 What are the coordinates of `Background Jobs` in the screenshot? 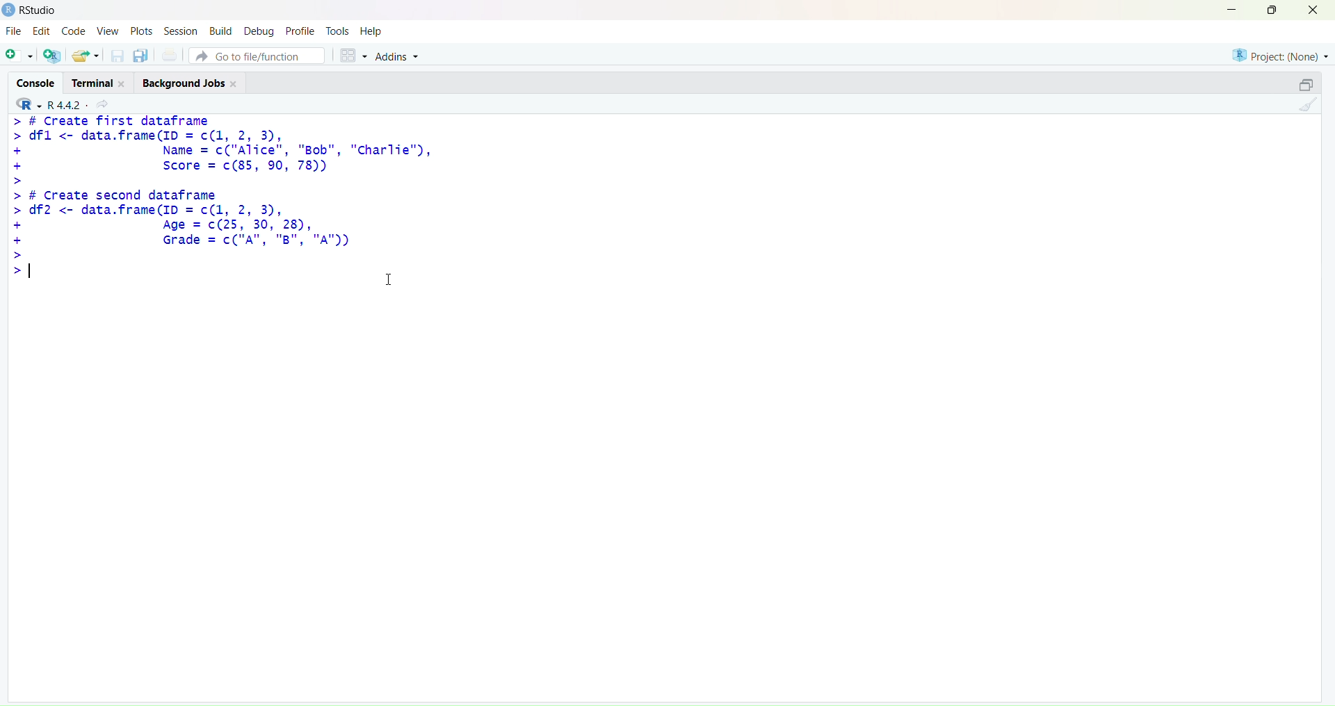 It's located at (191, 82).